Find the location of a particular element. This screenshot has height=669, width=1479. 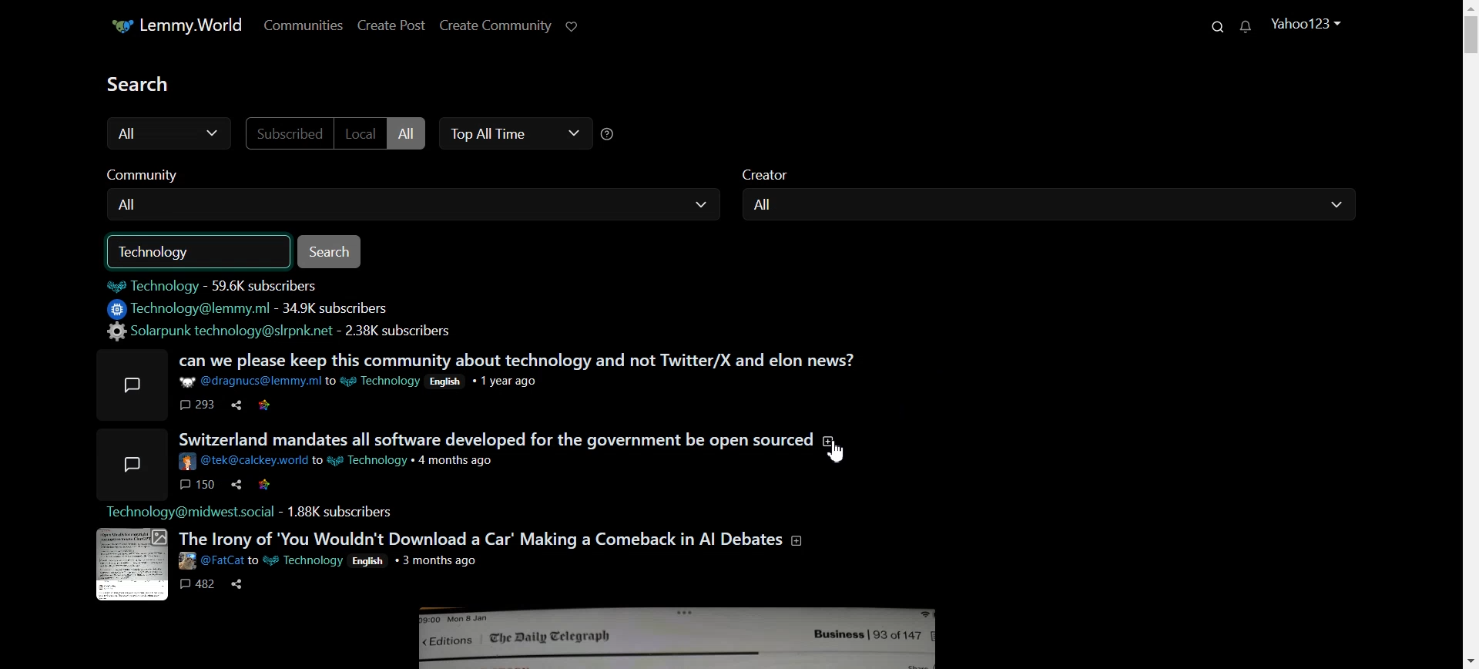

 Solarpunk technology@slrpnk.net - 2.38K subscribers is located at coordinates (283, 331).